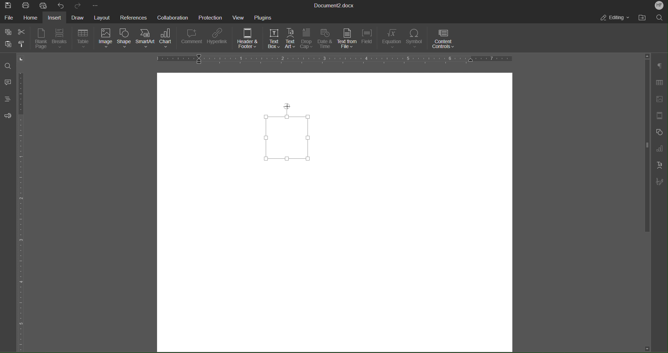 The width and height of the screenshot is (668, 353). What do you see at coordinates (643, 17) in the screenshot?
I see `Open File Location` at bounding box center [643, 17].